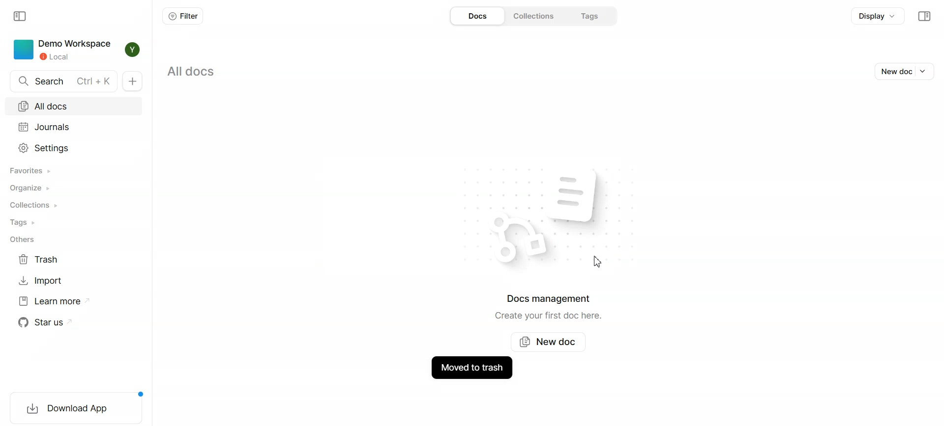  What do you see at coordinates (132, 50) in the screenshot?
I see `Profile` at bounding box center [132, 50].